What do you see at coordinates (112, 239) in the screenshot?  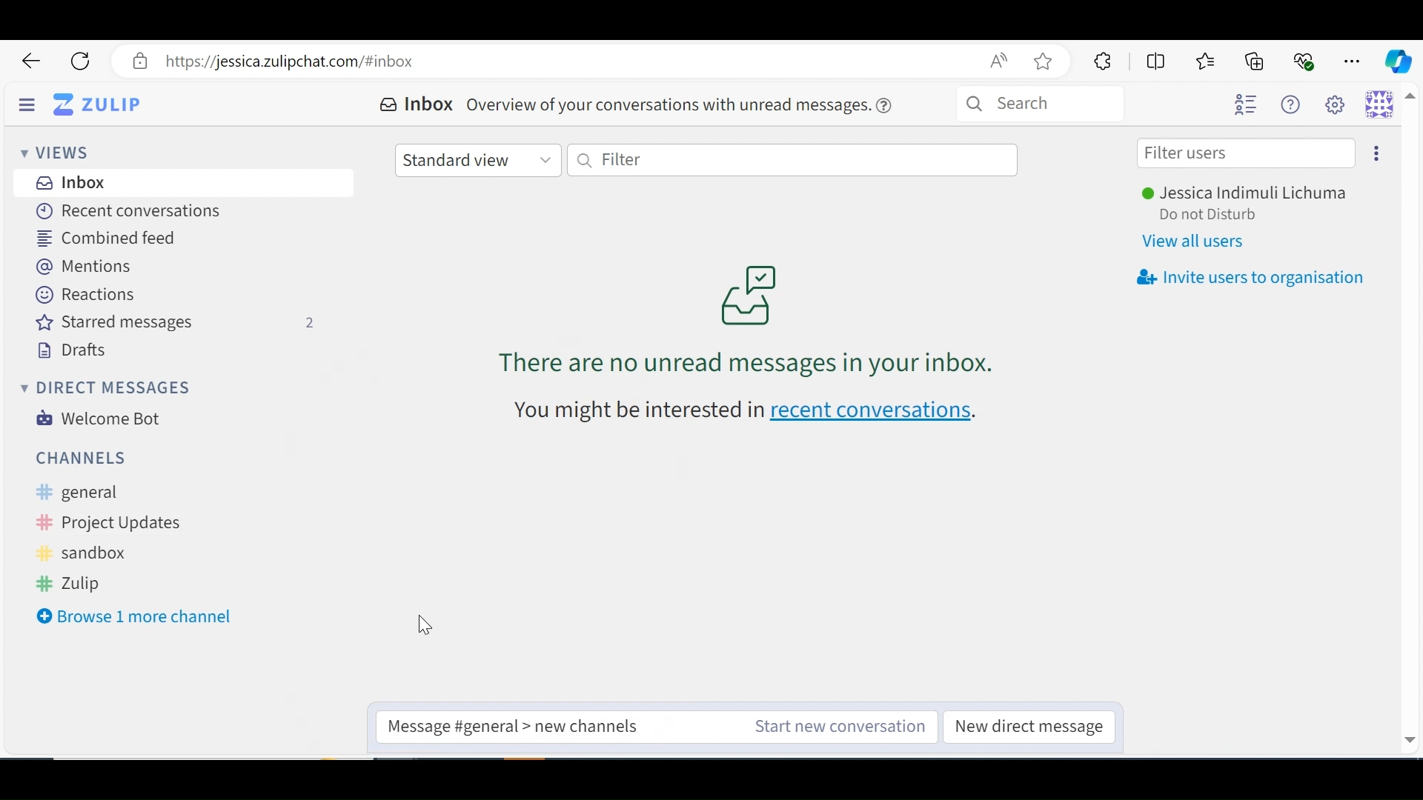 I see `Combined feed` at bounding box center [112, 239].